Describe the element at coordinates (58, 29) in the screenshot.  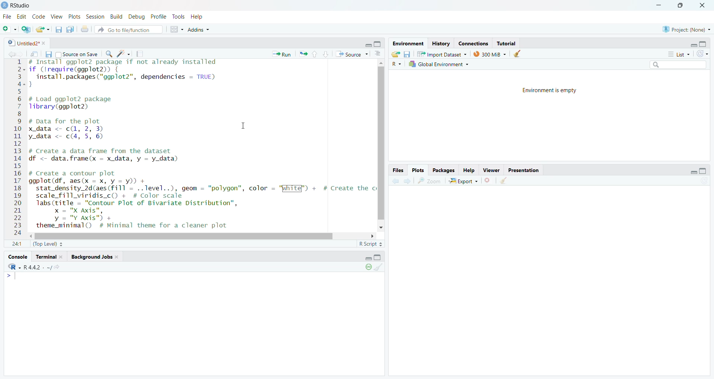
I see `save current document` at that location.